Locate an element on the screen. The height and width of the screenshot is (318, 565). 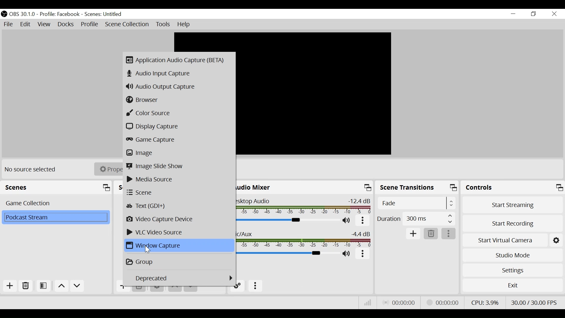
(un)mute is located at coordinates (348, 222).